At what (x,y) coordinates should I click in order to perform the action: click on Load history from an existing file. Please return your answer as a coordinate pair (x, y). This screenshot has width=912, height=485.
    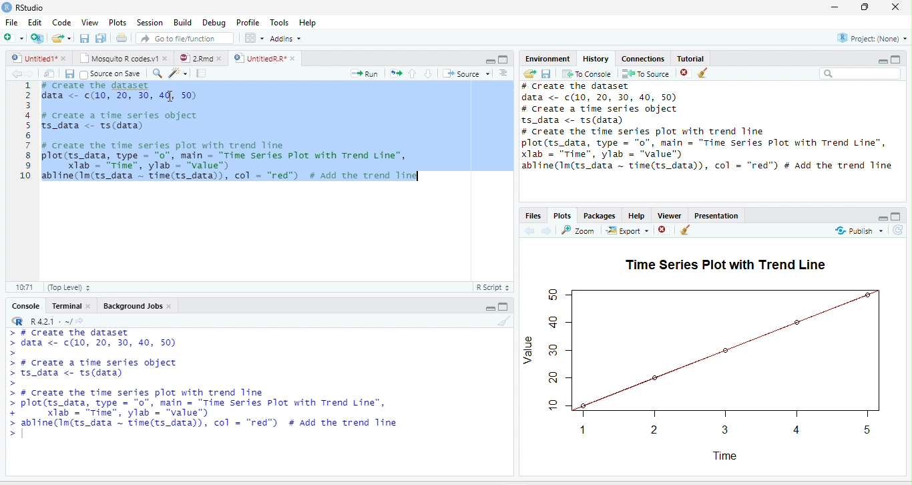
    Looking at the image, I should click on (529, 73).